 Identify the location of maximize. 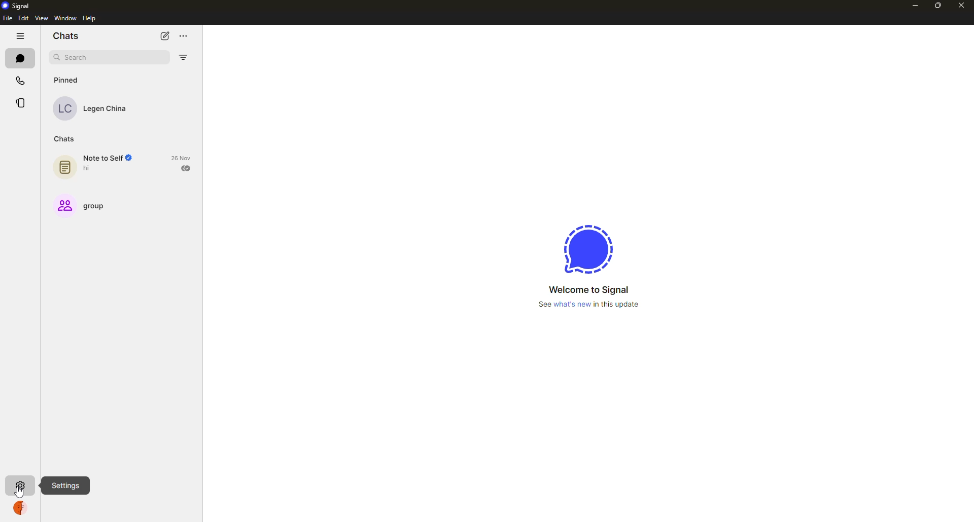
(936, 7).